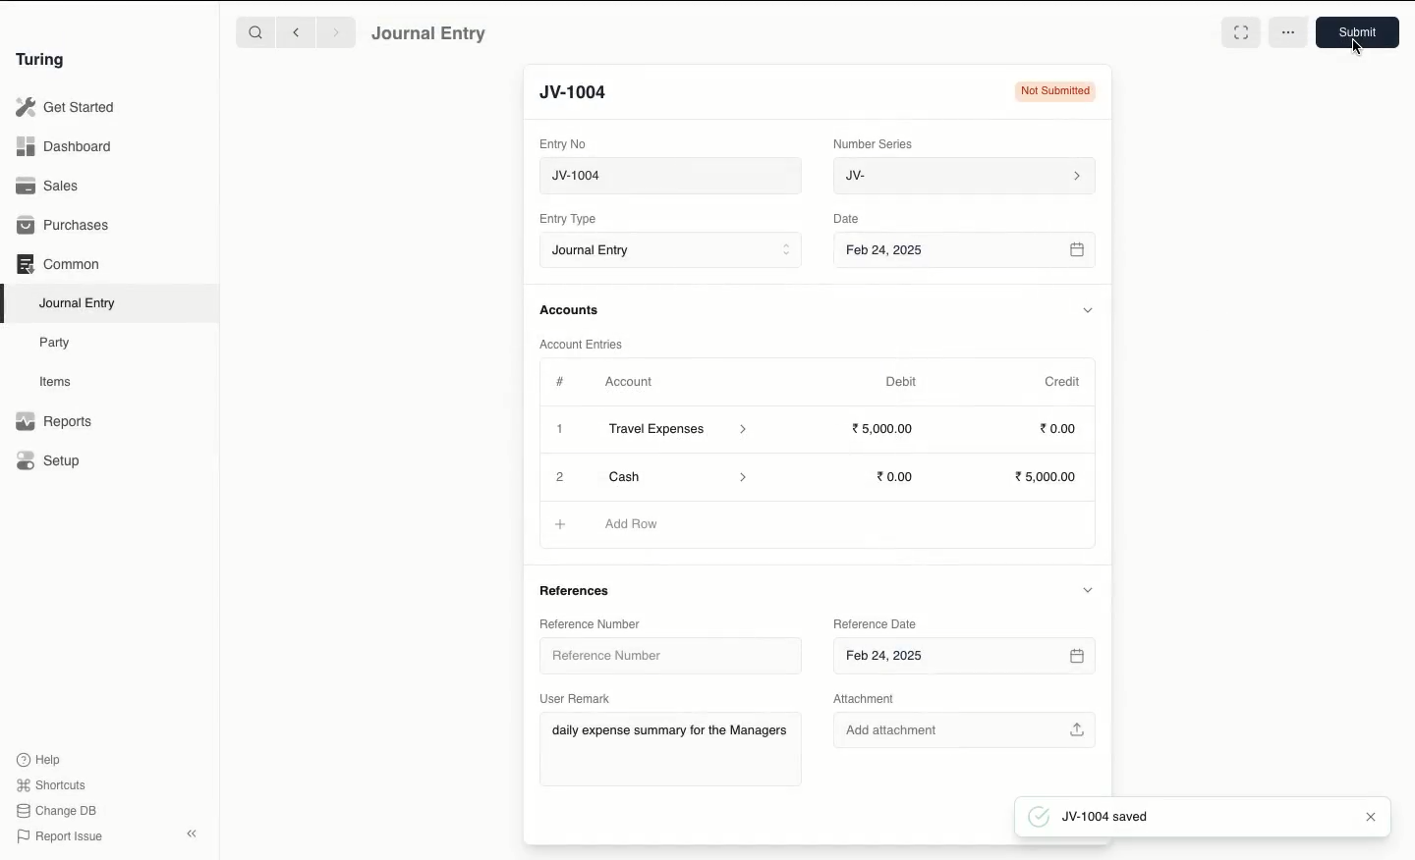  What do you see at coordinates (60, 264) in the screenshot?
I see `Common` at bounding box center [60, 264].